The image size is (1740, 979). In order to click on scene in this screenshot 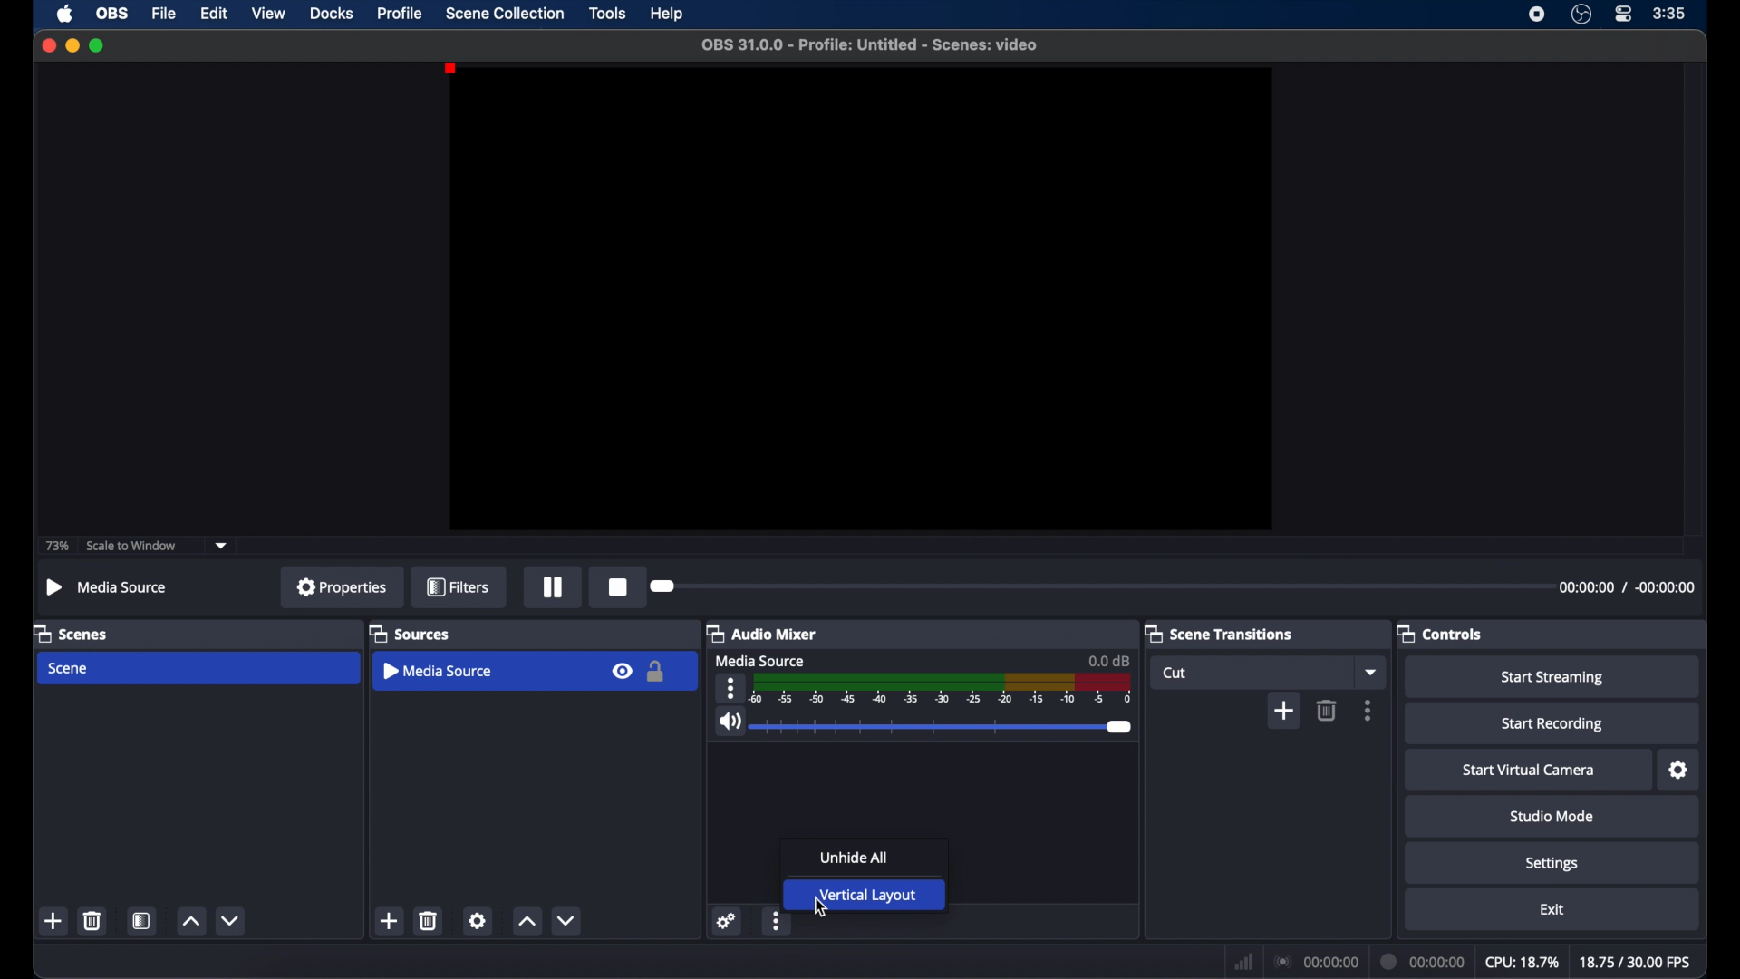, I will do `click(70, 668)`.